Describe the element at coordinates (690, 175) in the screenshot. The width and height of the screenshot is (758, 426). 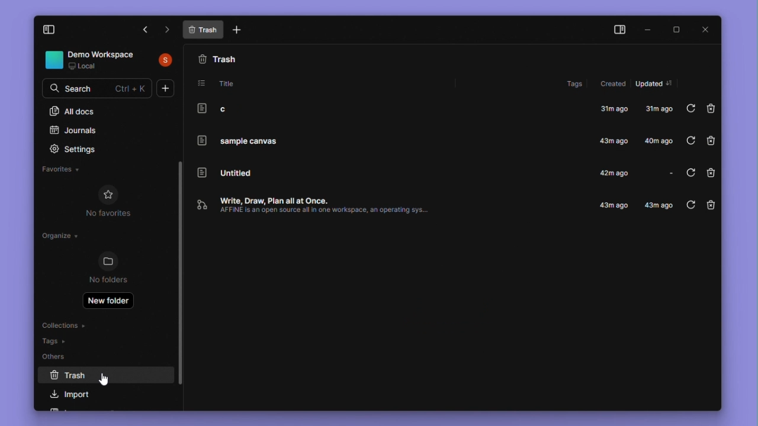
I see `restore` at that location.